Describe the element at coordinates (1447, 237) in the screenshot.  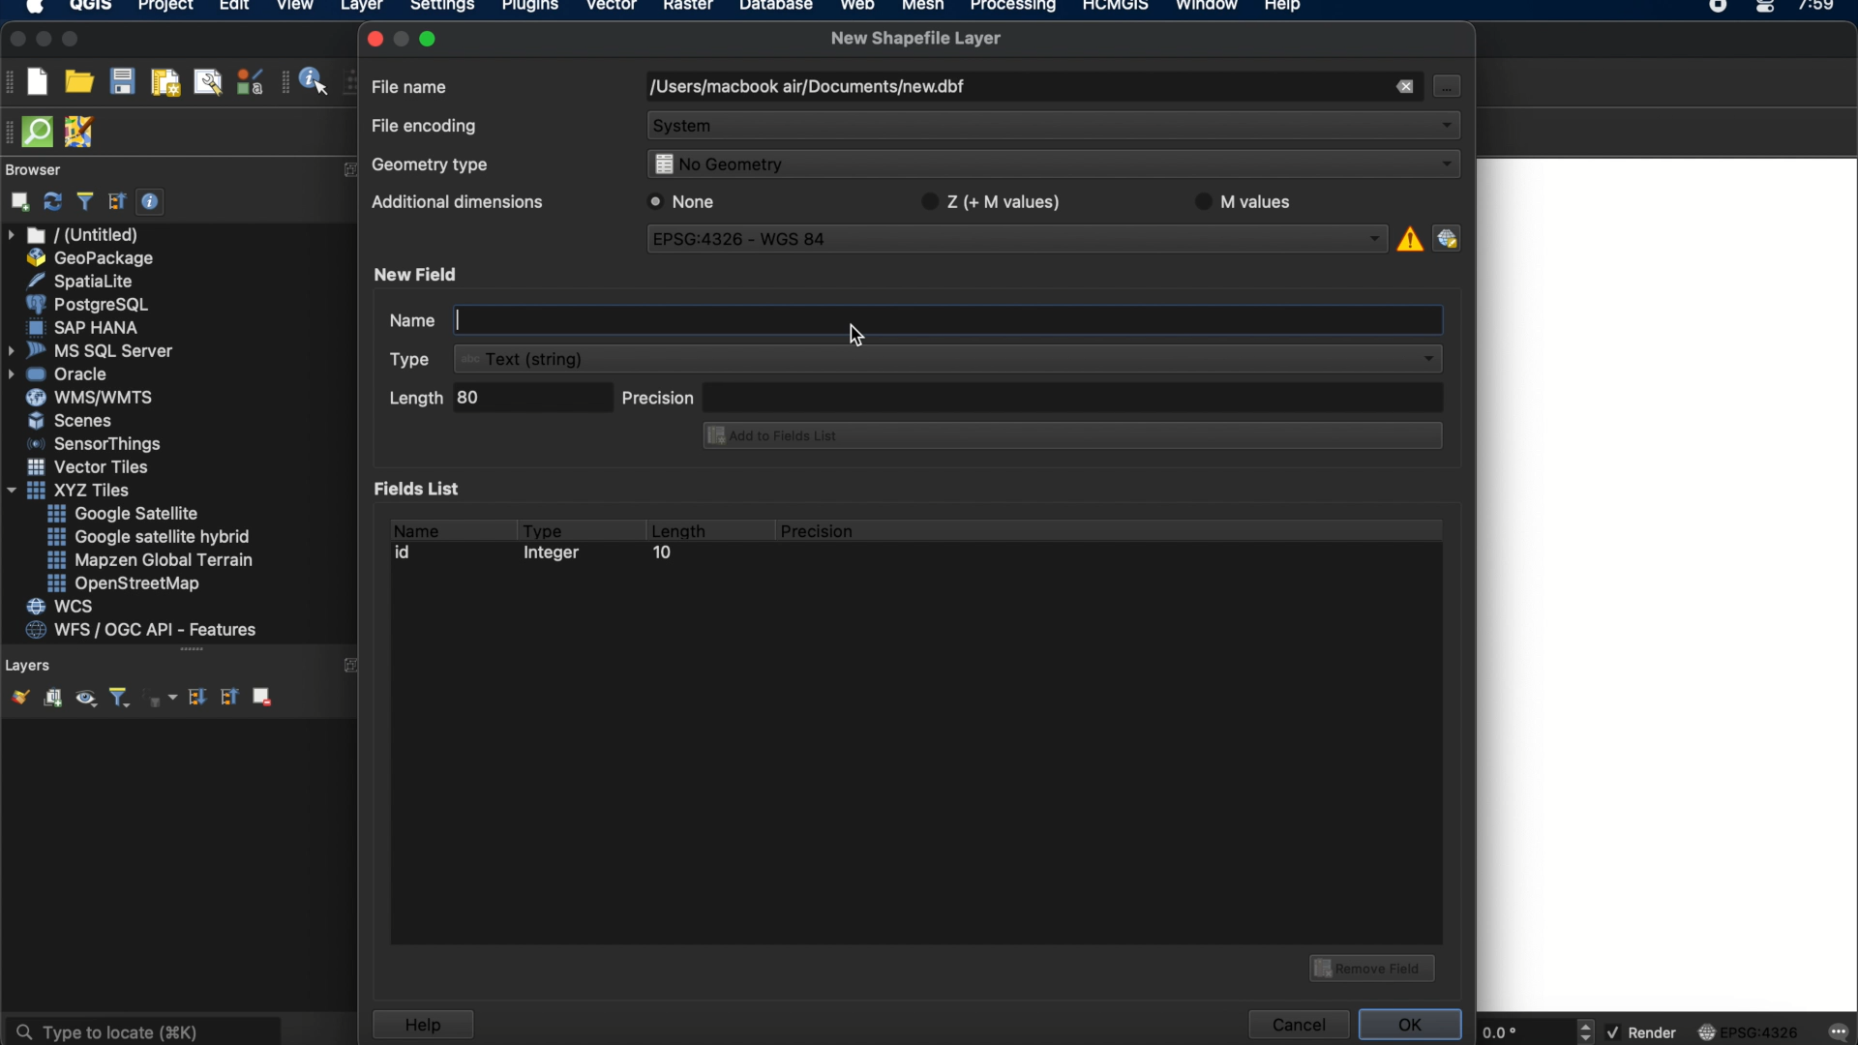
I see `select crs` at that location.